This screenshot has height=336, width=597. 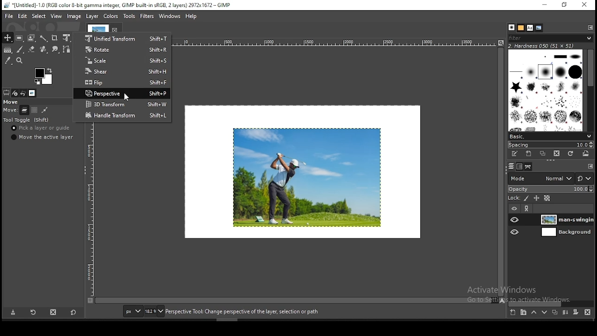 What do you see at coordinates (565, 219) in the screenshot?
I see `layer ` at bounding box center [565, 219].